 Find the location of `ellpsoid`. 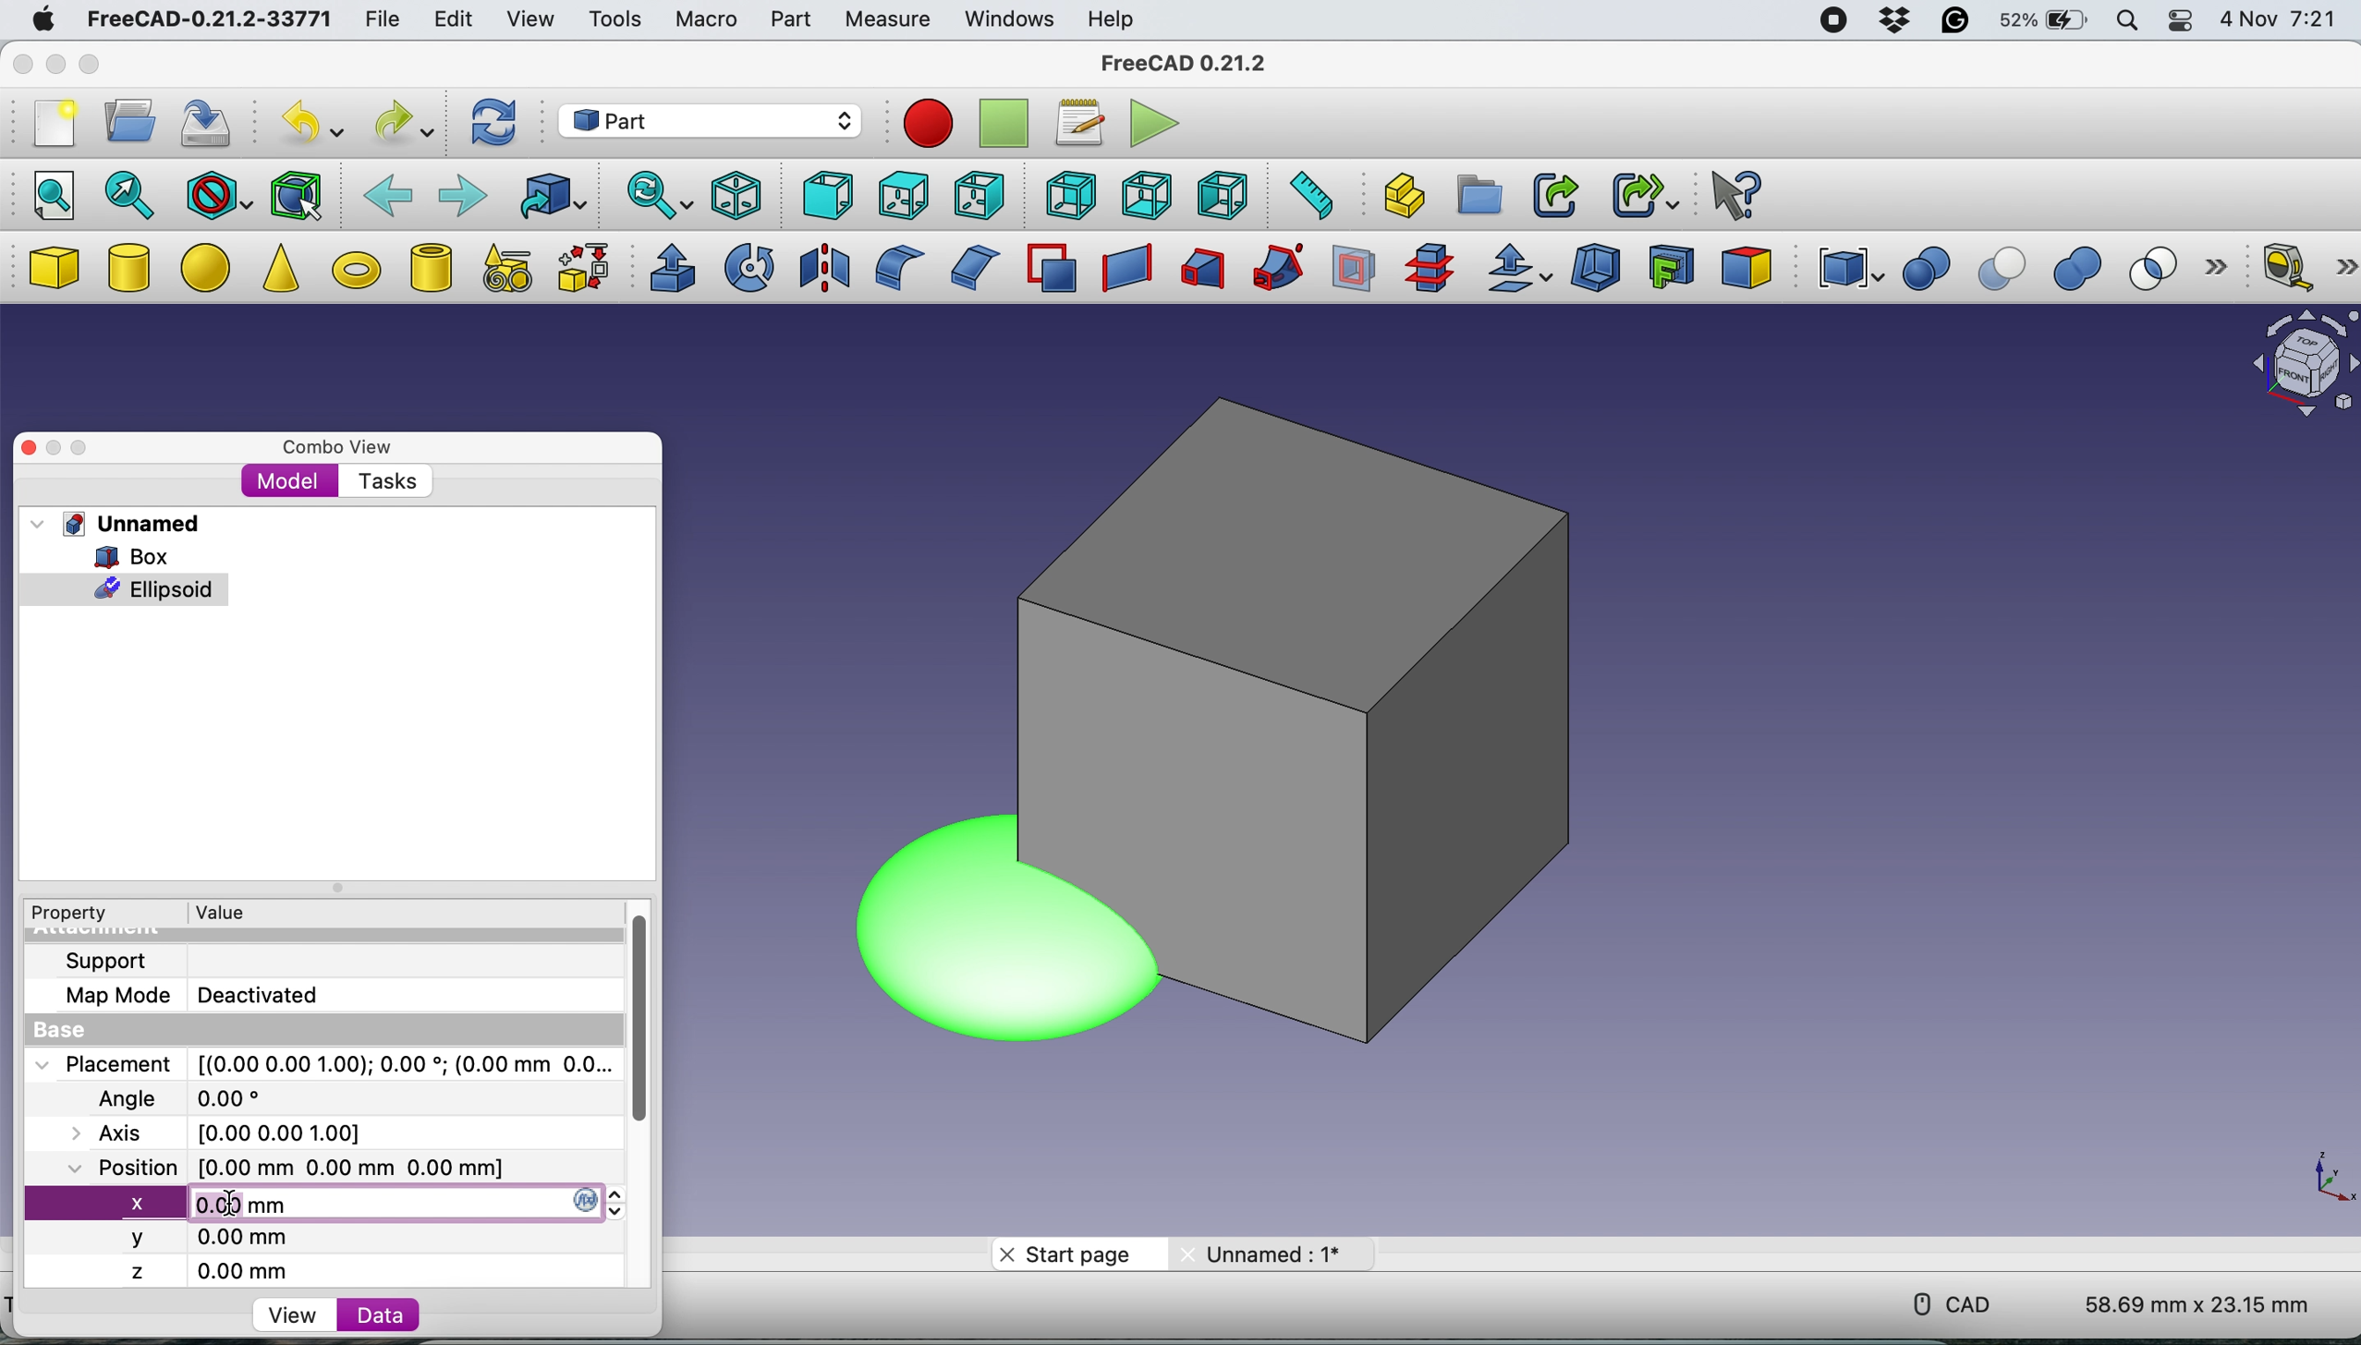

ellpsoid is located at coordinates (126, 588).